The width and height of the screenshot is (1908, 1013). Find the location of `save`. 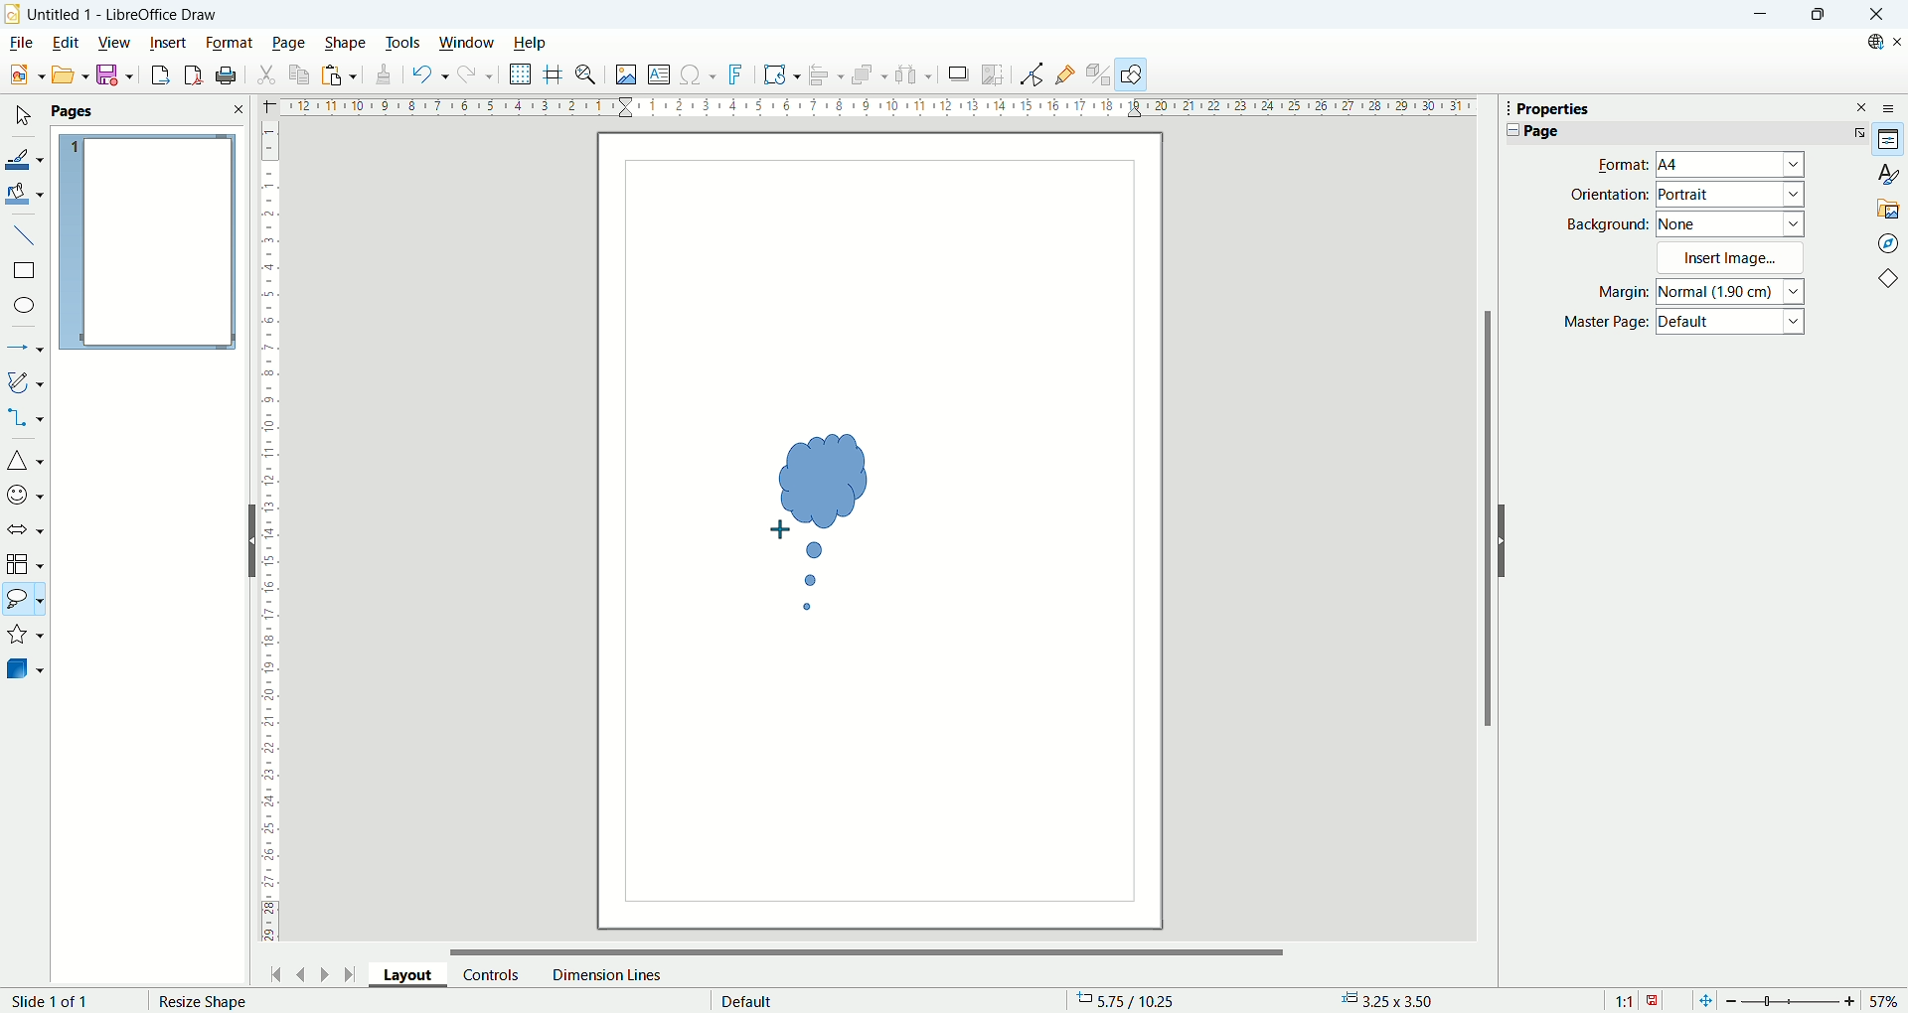

save is located at coordinates (115, 75).